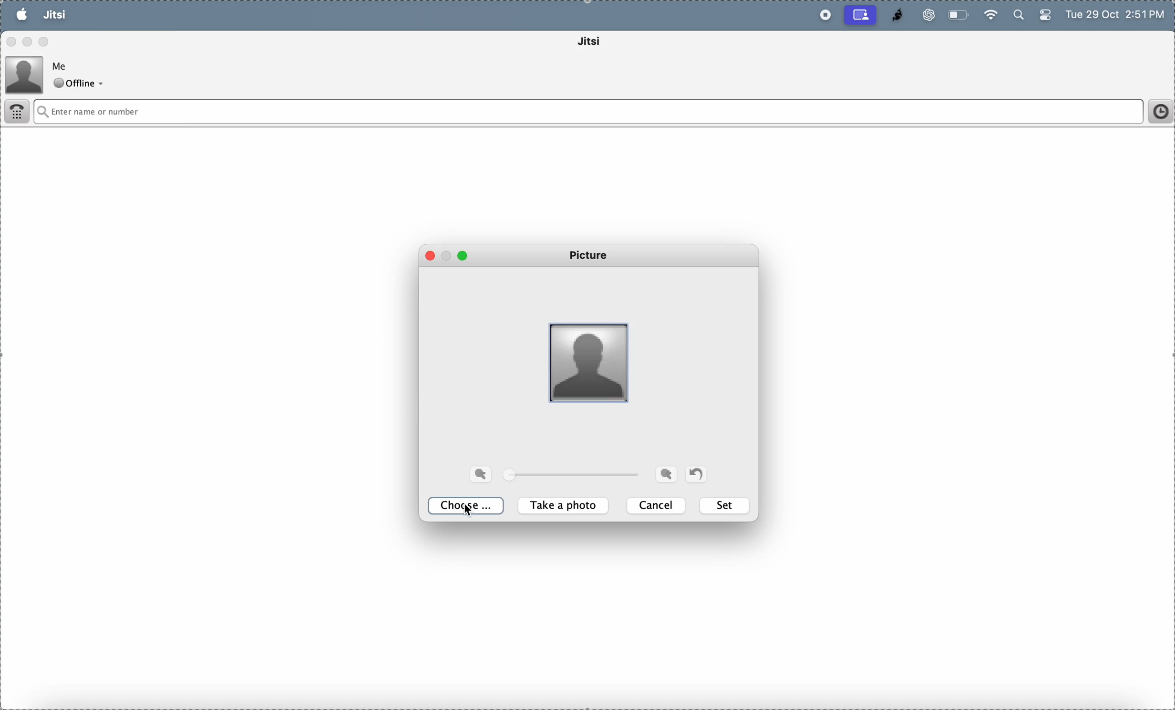 The image size is (1175, 710). I want to click on close window, so click(12, 43).